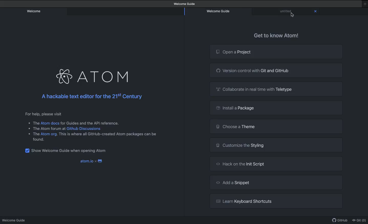 The image size is (368, 224). What do you see at coordinates (277, 89) in the screenshot?
I see `Collaborate in real time with teletype` at bounding box center [277, 89].